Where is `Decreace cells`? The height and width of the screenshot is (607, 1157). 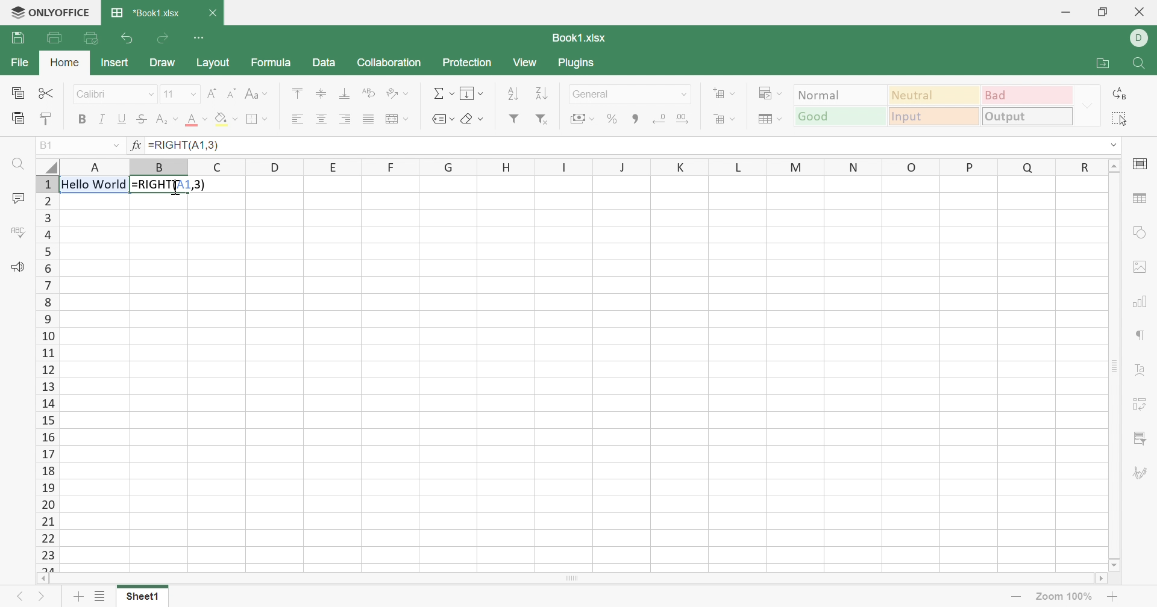
Decreace cells is located at coordinates (724, 117).